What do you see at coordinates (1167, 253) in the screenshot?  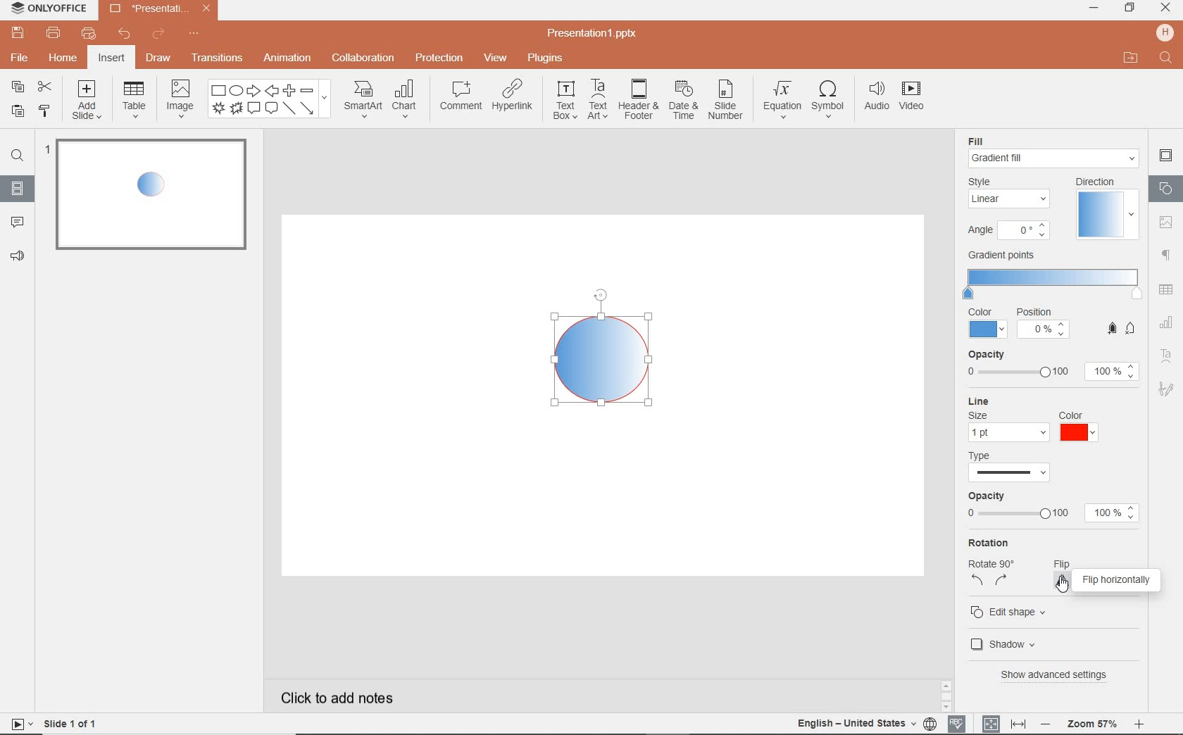 I see `paragraph settings` at bounding box center [1167, 253].